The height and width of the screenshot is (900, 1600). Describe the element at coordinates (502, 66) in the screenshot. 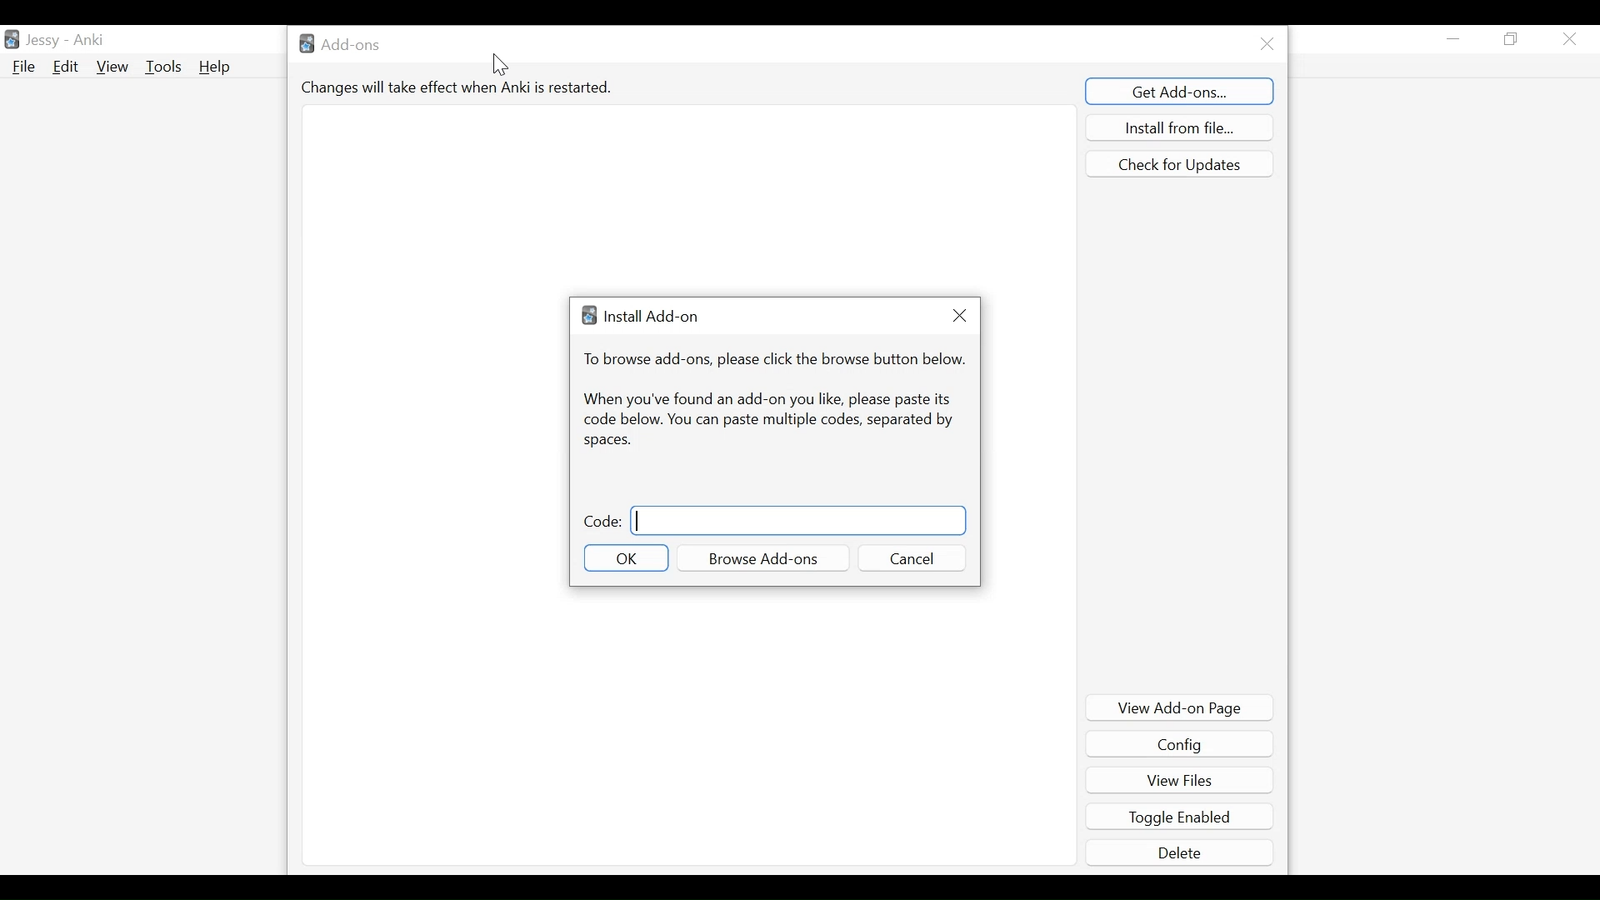

I see `cursor` at that location.